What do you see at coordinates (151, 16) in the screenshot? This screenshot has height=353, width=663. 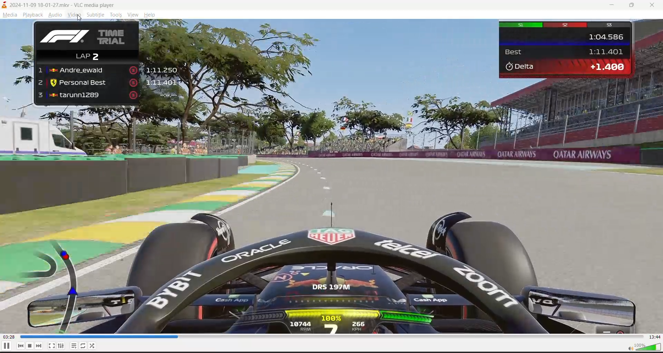 I see `help` at bounding box center [151, 16].